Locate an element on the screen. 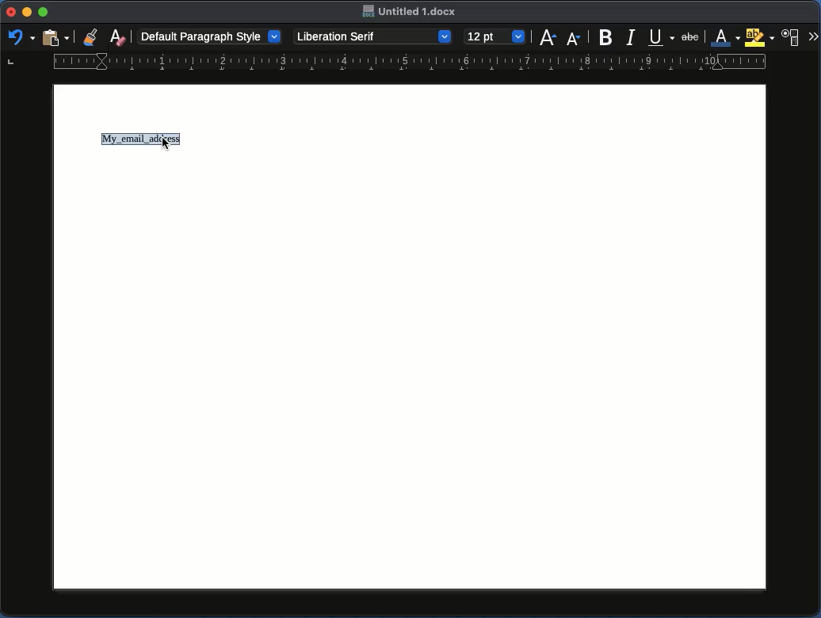  Minimize is located at coordinates (27, 13).